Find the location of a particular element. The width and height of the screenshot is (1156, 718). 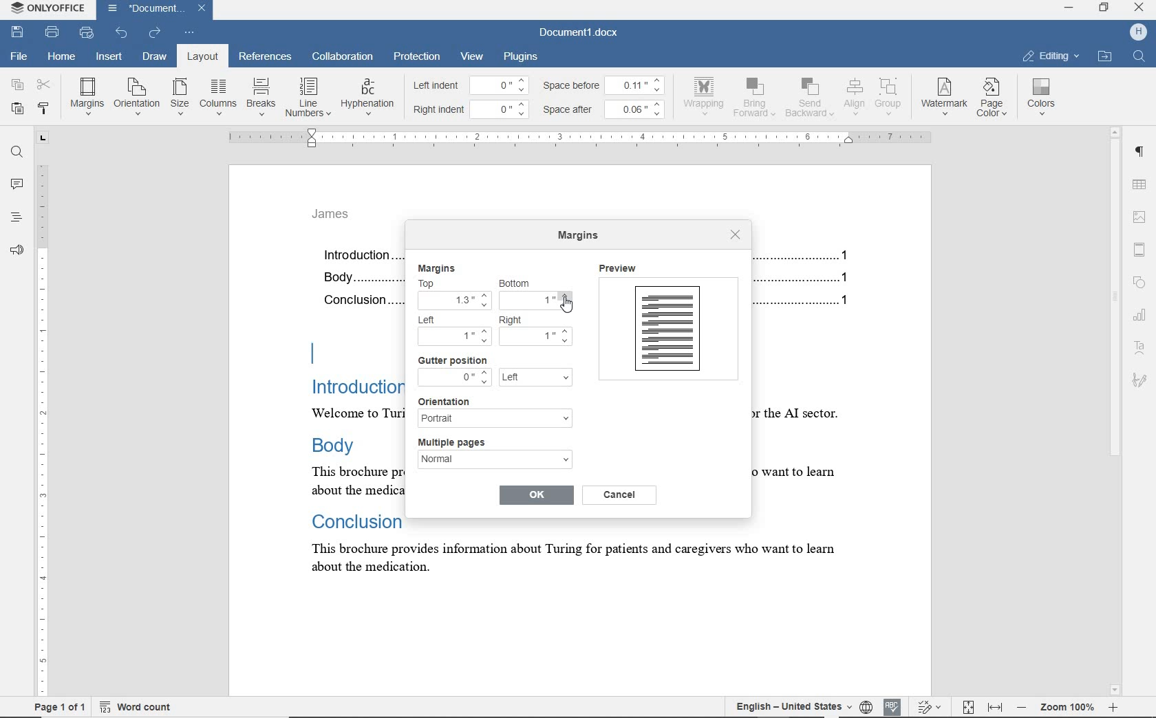

hyphenation is located at coordinates (367, 98).